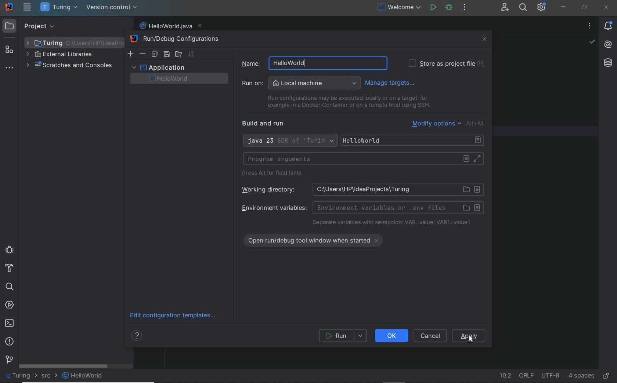  I want to click on run, so click(343, 336).